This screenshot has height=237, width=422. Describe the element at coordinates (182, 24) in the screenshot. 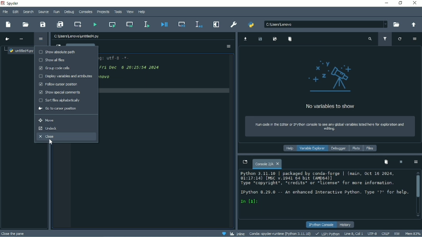

I see `Debug cell` at that location.